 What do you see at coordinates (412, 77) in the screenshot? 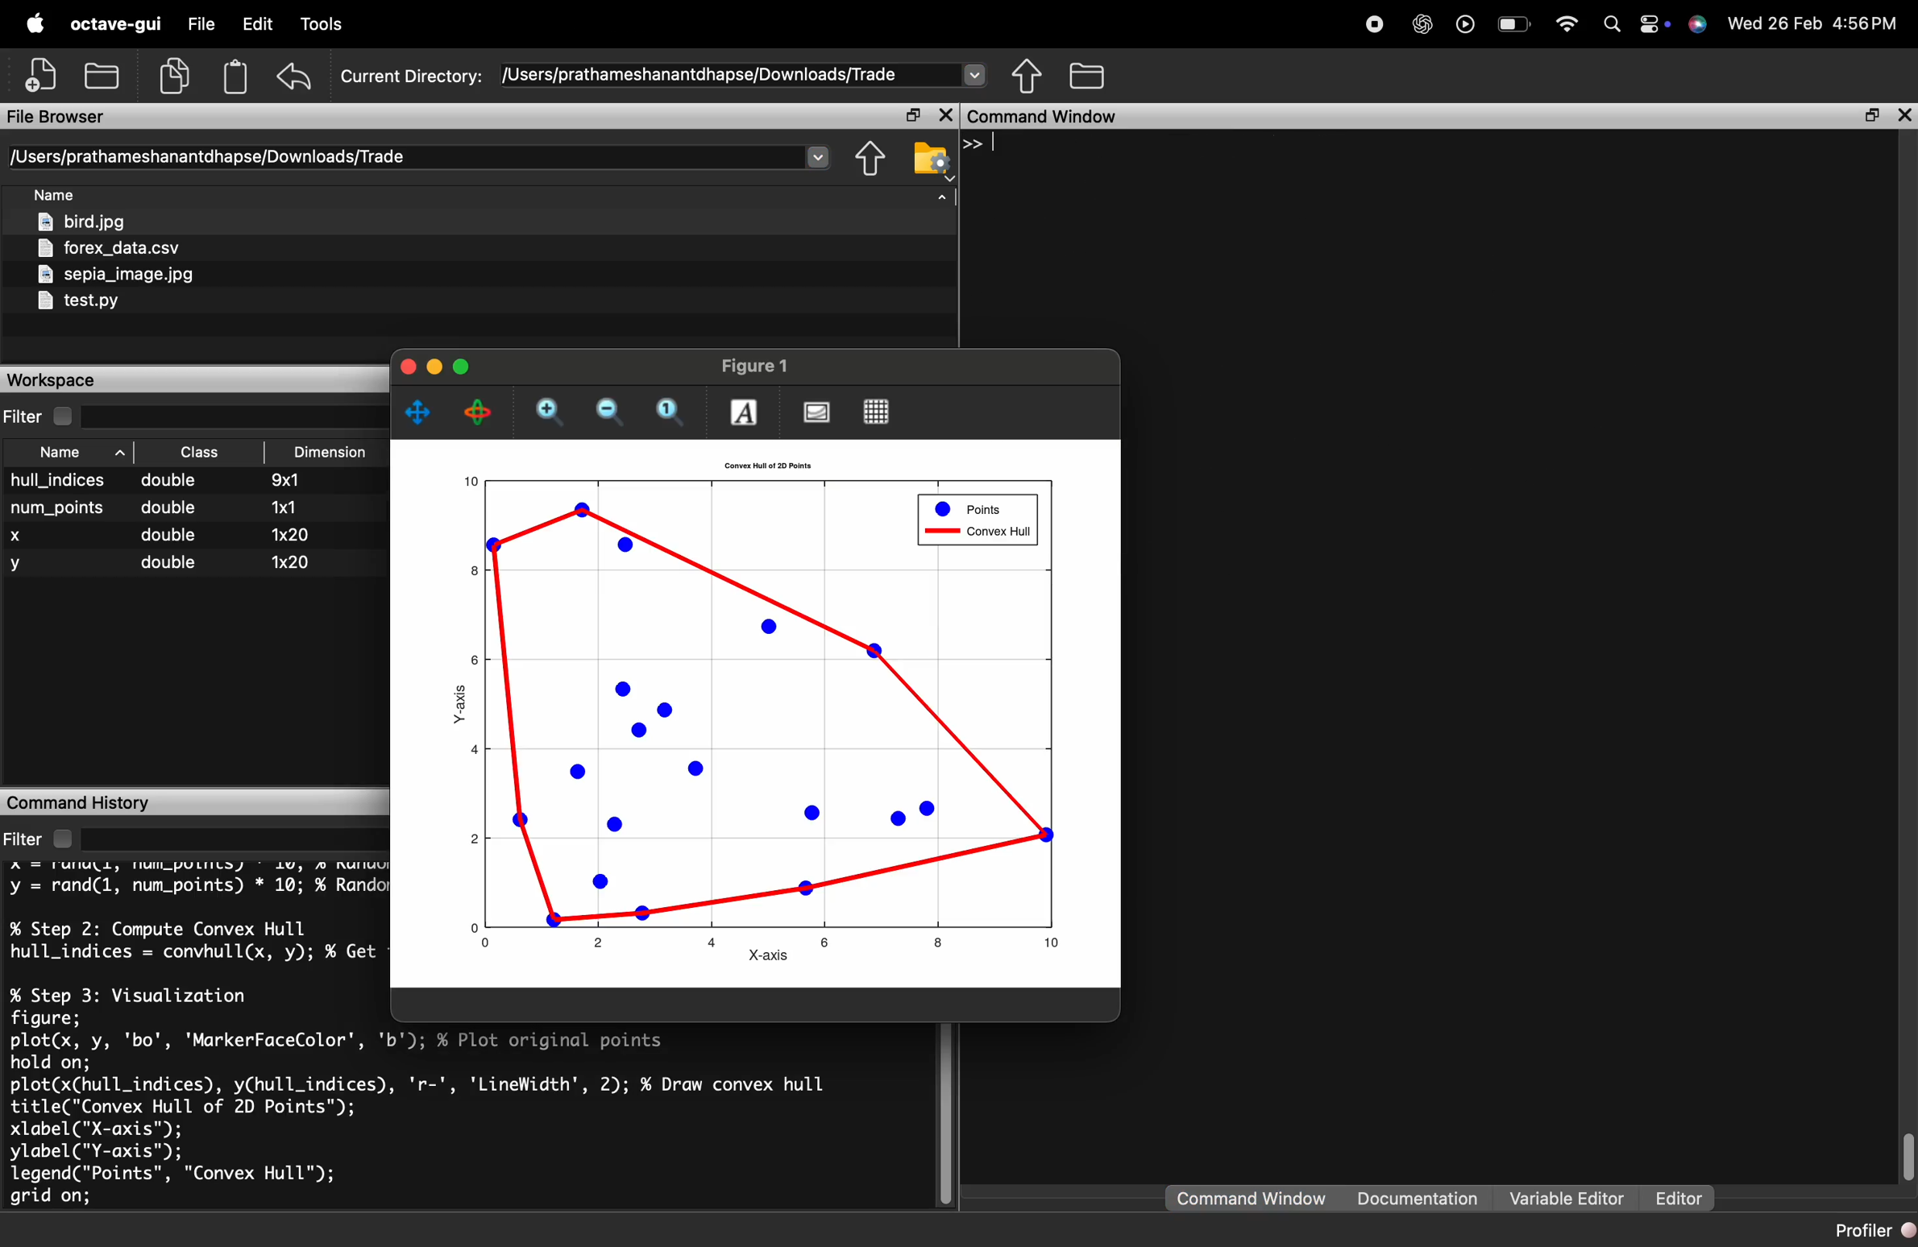
I see `Current Directory:` at bounding box center [412, 77].